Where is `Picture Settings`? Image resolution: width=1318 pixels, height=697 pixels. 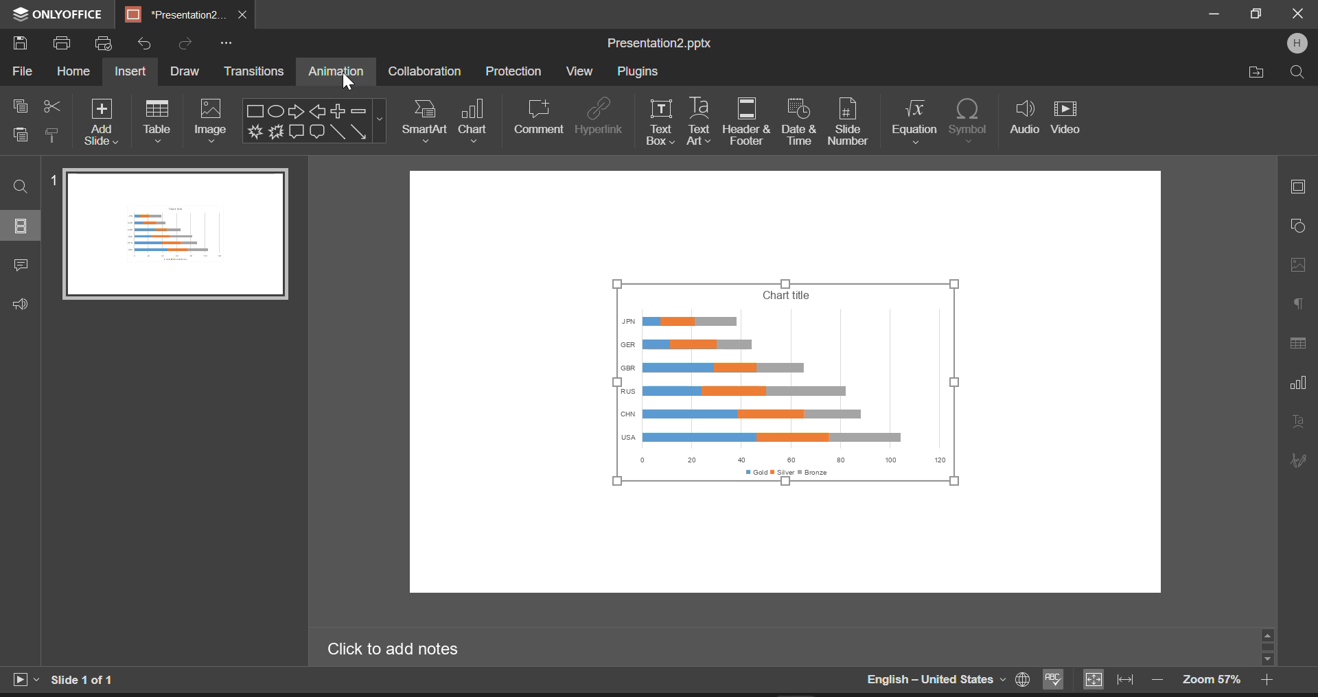 Picture Settings is located at coordinates (1295, 264).